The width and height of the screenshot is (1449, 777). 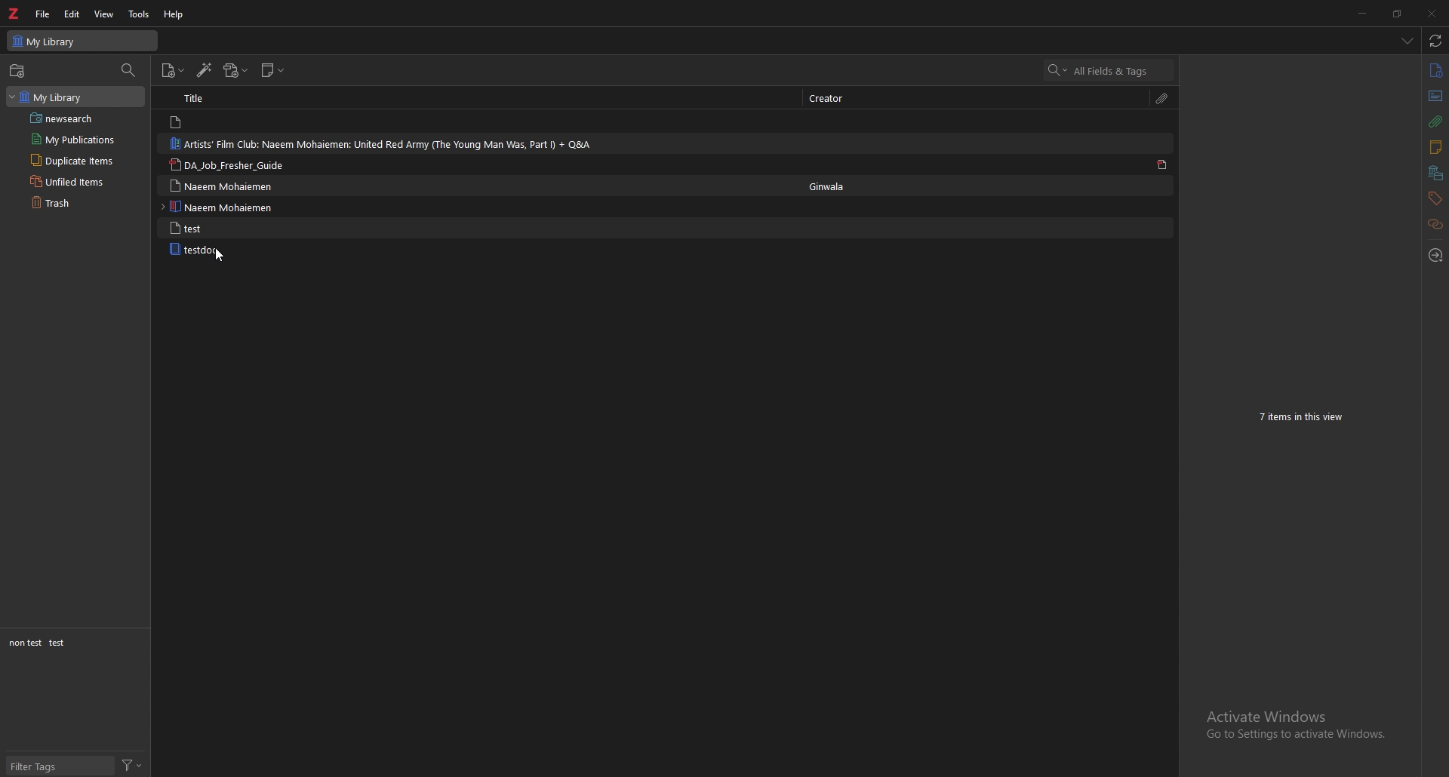 What do you see at coordinates (838, 97) in the screenshot?
I see `creator` at bounding box center [838, 97].